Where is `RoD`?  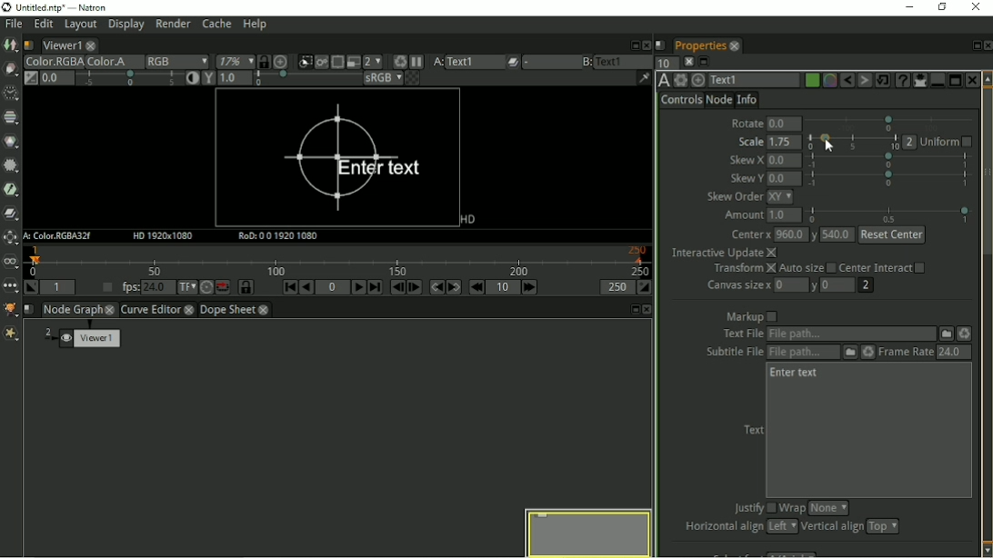 RoD is located at coordinates (276, 235).